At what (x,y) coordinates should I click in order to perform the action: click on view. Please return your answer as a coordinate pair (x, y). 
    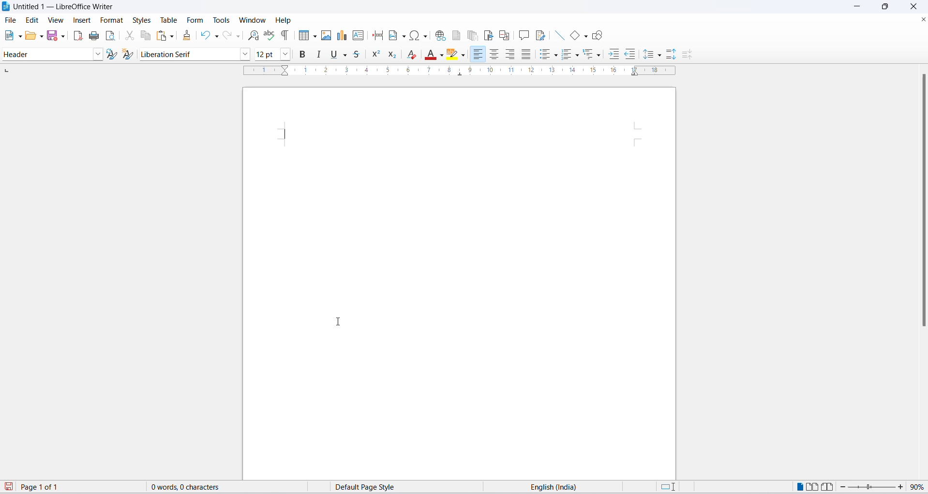
    Looking at the image, I should click on (56, 19).